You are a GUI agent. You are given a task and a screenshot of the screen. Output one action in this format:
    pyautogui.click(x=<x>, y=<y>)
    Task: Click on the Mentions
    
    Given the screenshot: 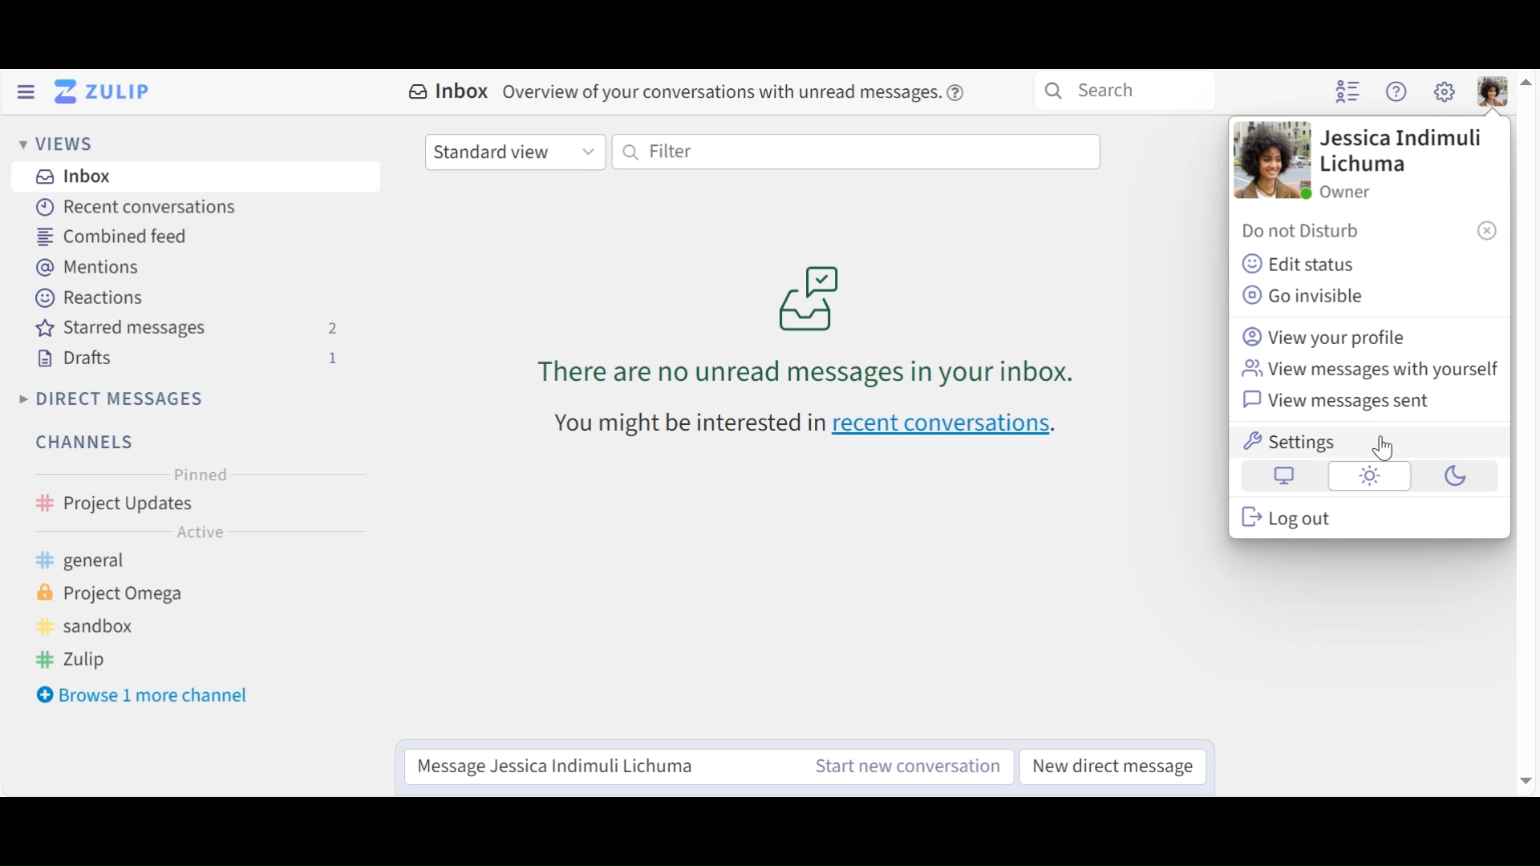 What is the action you would take?
    pyautogui.click(x=90, y=267)
    